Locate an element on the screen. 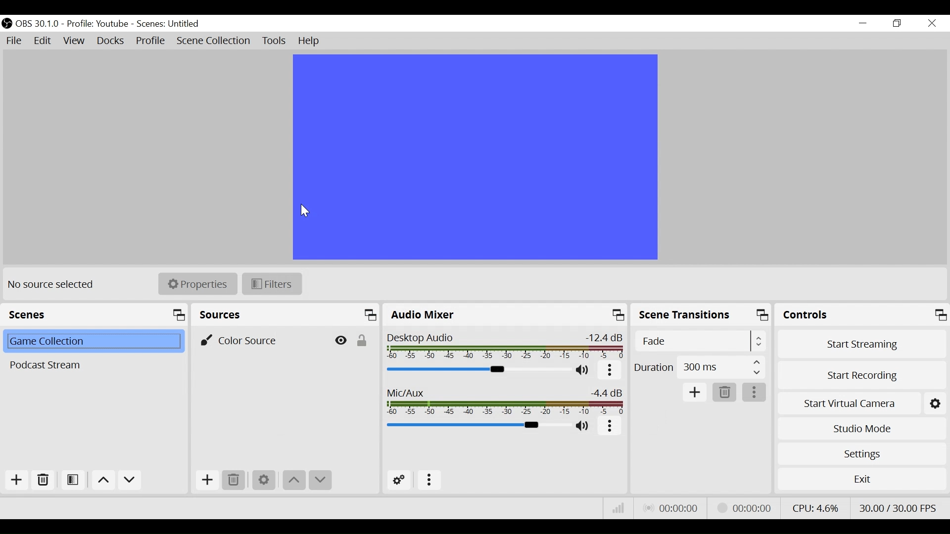  OBS Version is located at coordinates (38, 24).